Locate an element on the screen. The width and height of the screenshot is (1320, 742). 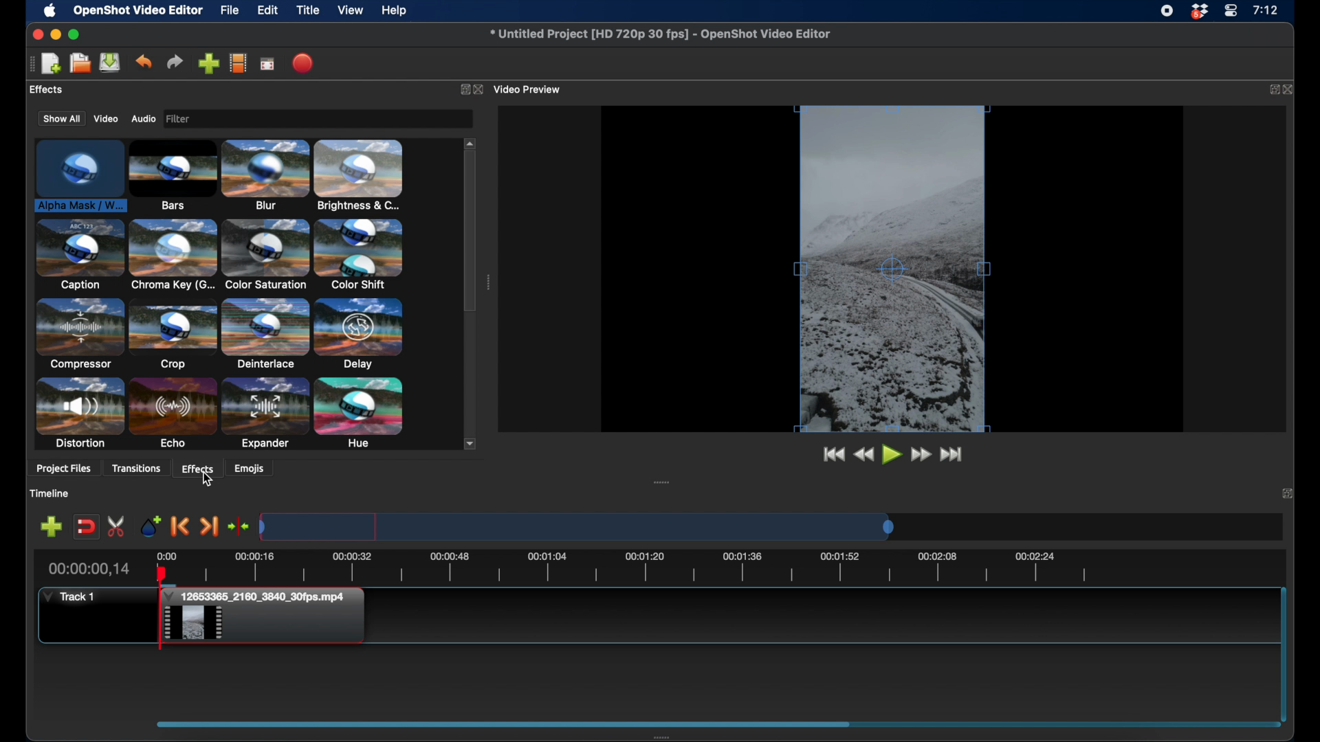
add track is located at coordinates (52, 526).